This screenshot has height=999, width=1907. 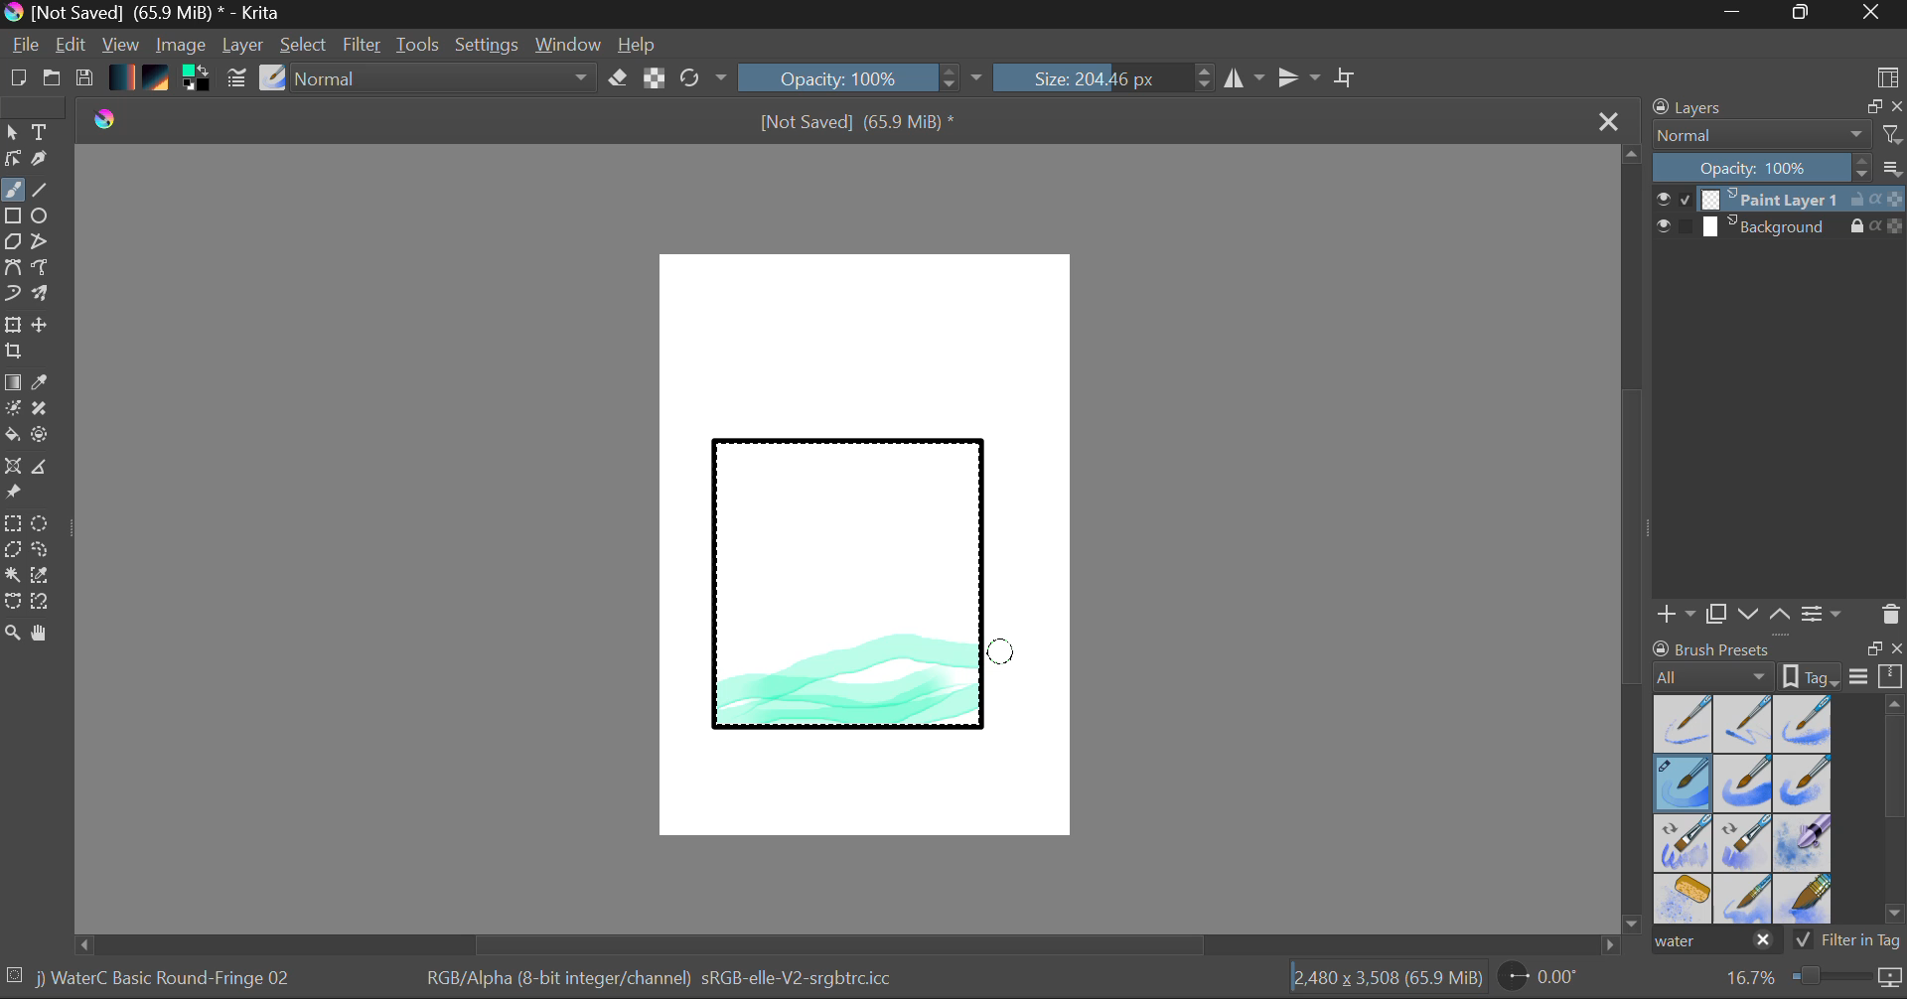 What do you see at coordinates (72, 47) in the screenshot?
I see `Edit` at bounding box center [72, 47].